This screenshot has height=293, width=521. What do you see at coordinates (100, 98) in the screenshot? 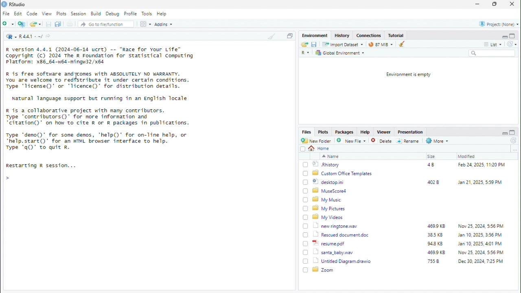
I see `Natural language support but running in an English locale` at bounding box center [100, 98].